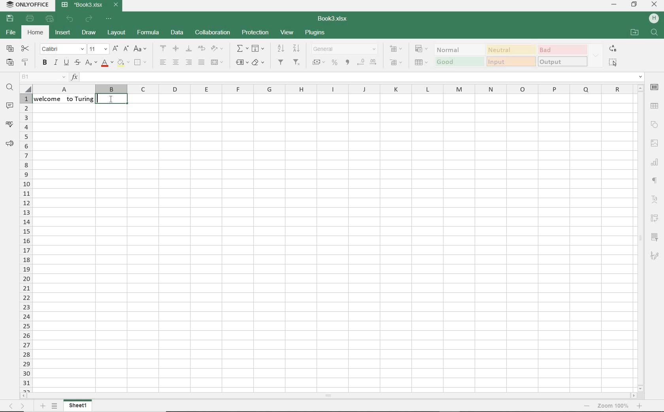 The height and width of the screenshot is (412, 664). Describe the element at coordinates (613, 48) in the screenshot. I see `REPLACE` at that location.